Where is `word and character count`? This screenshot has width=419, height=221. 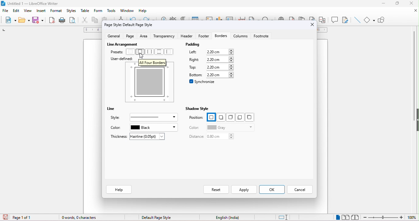 word and character count is located at coordinates (79, 218).